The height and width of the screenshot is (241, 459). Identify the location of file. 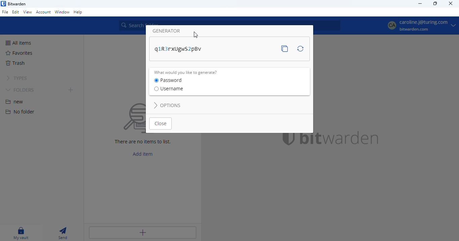
(5, 12).